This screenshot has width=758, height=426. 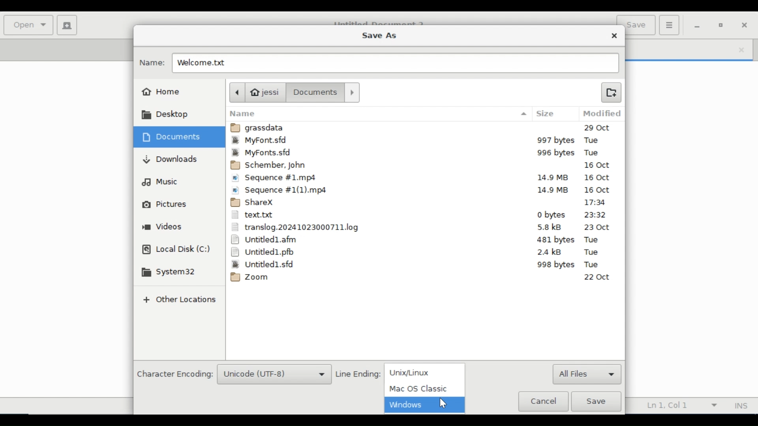 What do you see at coordinates (422, 264) in the screenshot?
I see `Untitled1.sfd` at bounding box center [422, 264].